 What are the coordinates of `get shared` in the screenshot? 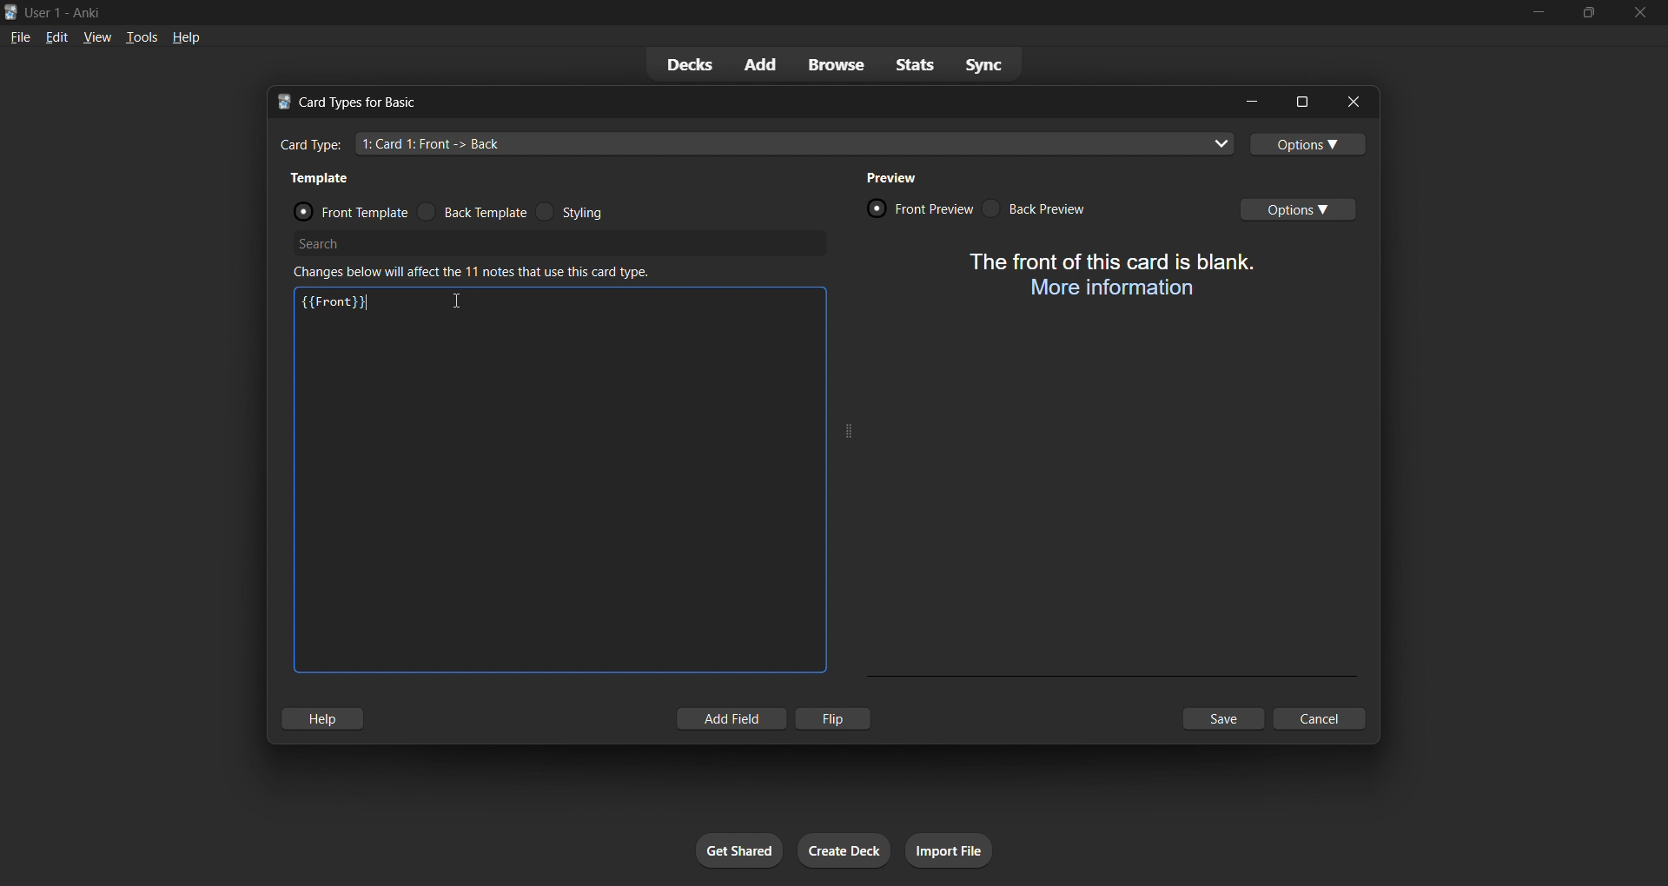 It's located at (736, 850).